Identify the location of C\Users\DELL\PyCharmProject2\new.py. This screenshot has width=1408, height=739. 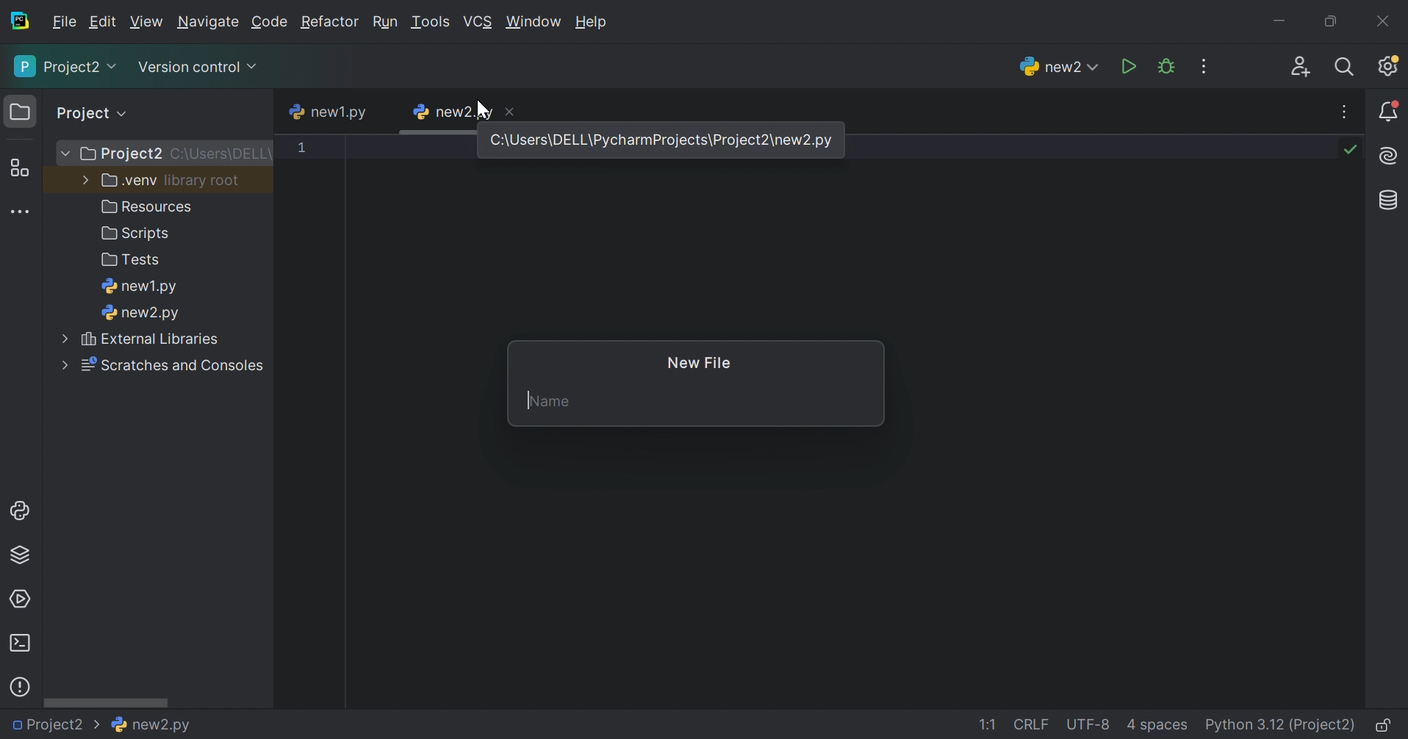
(665, 140).